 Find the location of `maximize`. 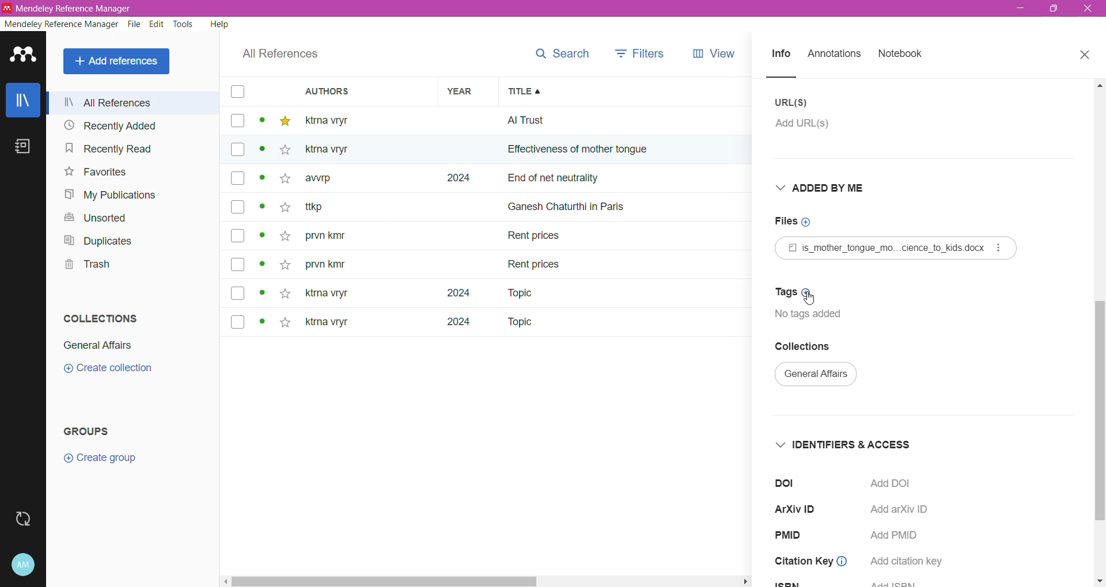

maximize is located at coordinates (1051, 13).